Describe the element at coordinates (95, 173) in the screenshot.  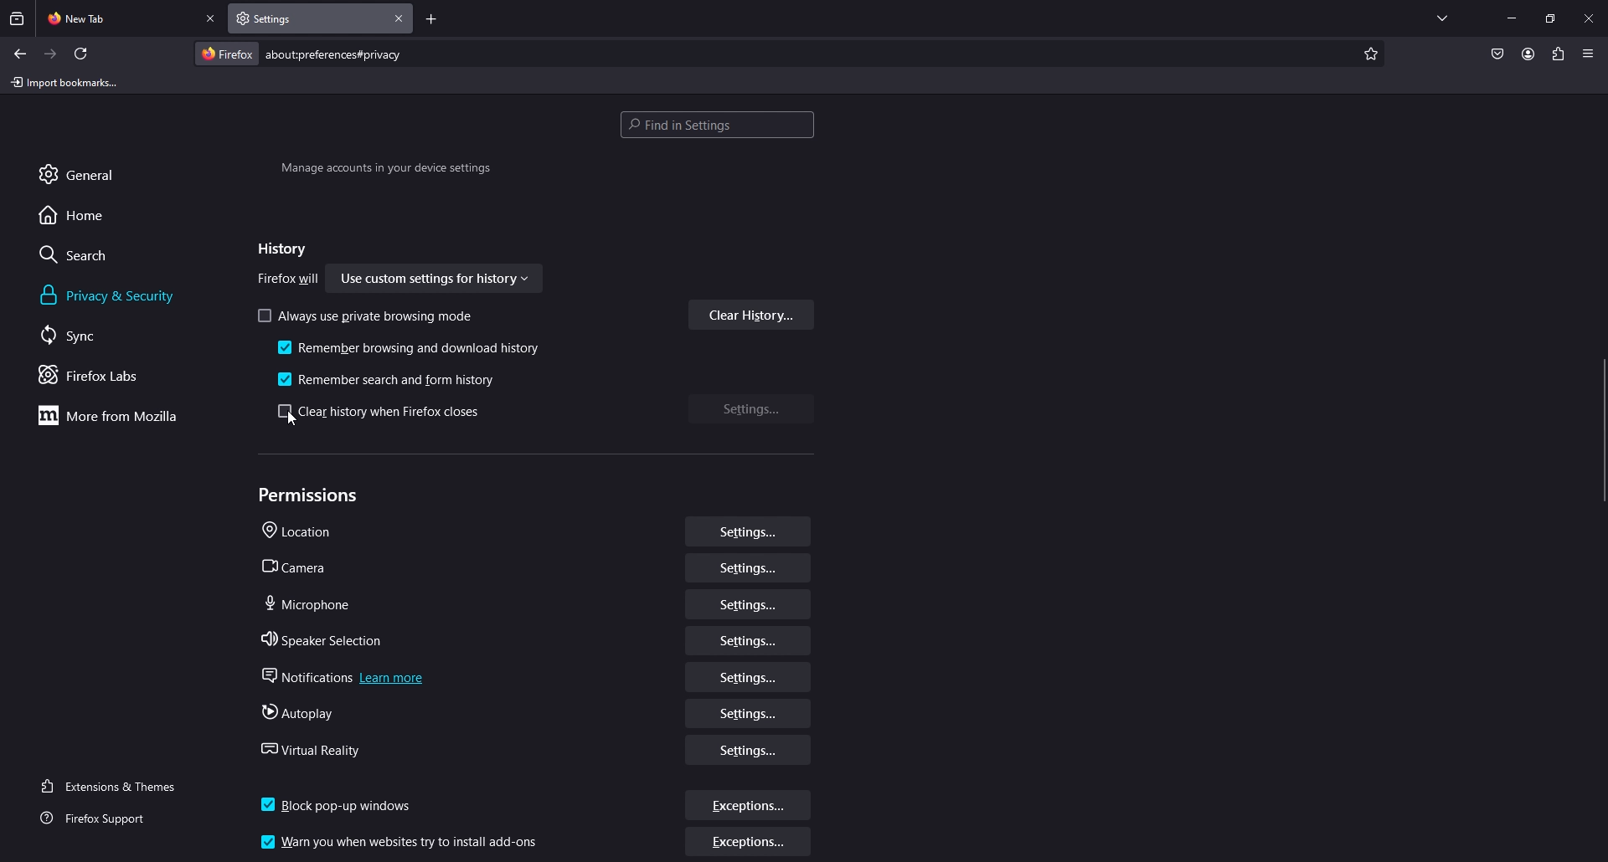
I see `general` at that location.